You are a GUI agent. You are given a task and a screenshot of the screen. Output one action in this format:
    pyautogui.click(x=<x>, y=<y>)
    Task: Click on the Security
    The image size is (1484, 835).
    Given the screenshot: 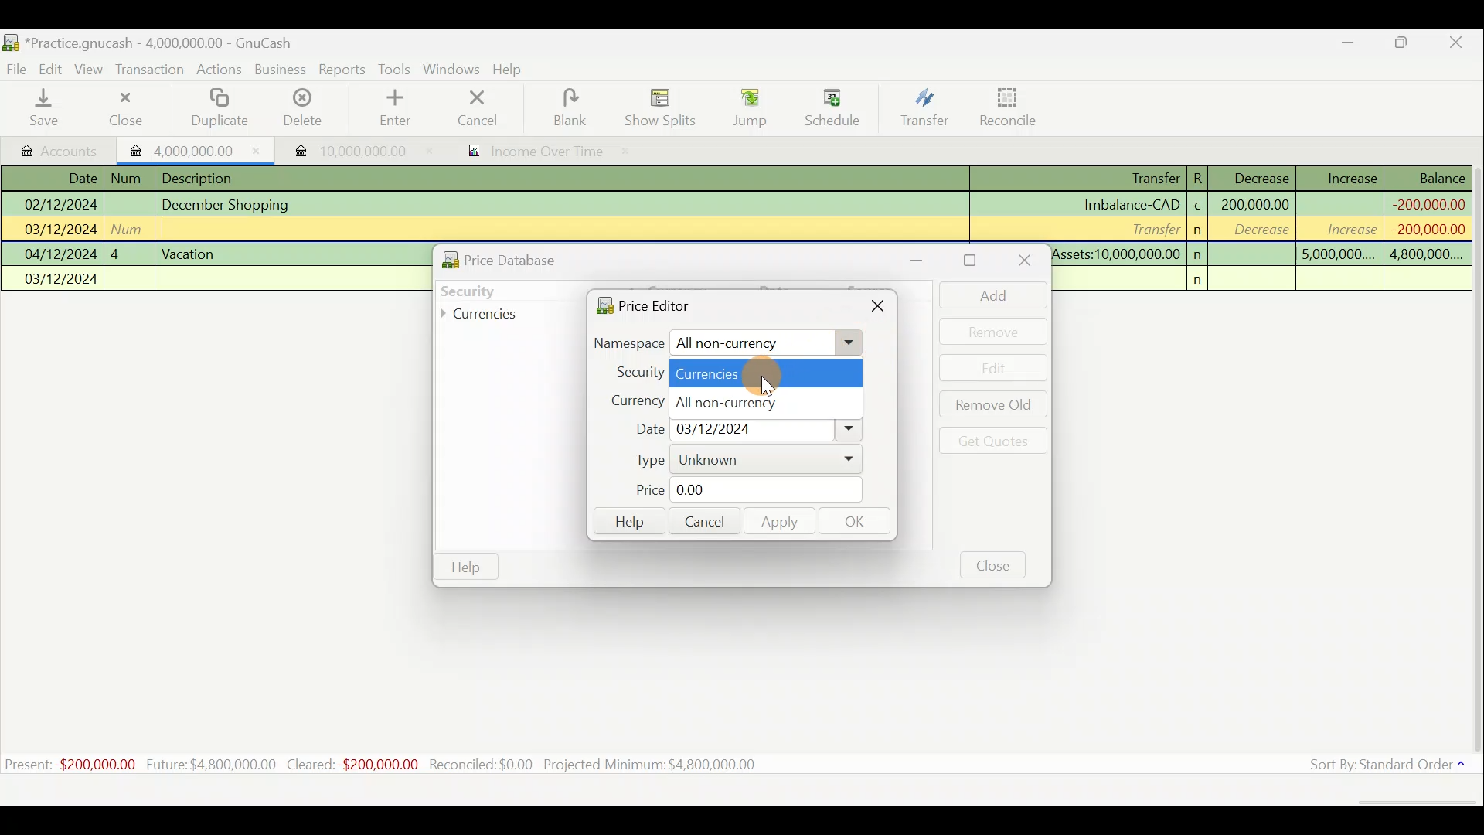 What is the action you would take?
    pyautogui.click(x=631, y=371)
    